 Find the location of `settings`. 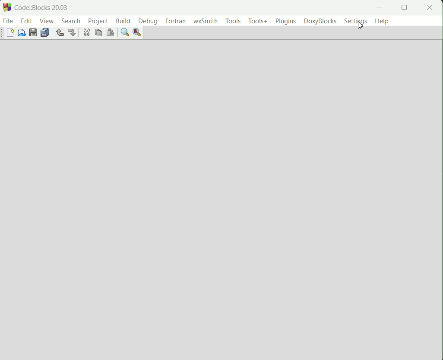

settings is located at coordinates (357, 23).